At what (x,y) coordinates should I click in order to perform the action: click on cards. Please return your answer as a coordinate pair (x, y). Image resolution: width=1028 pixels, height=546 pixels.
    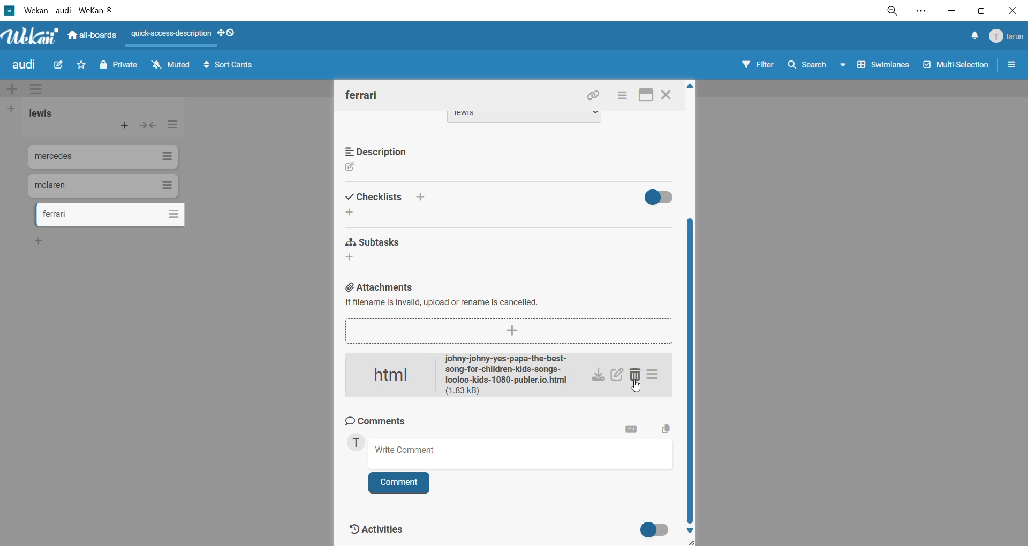
    Looking at the image, I should click on (104, 158).